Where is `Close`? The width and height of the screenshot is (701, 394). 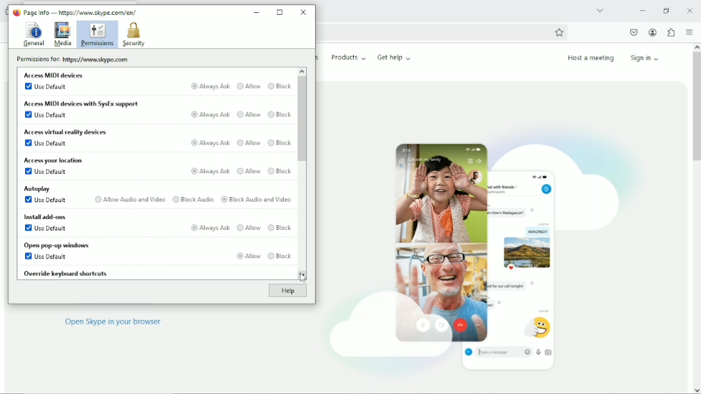 Close is located at coordinates (303, 12).